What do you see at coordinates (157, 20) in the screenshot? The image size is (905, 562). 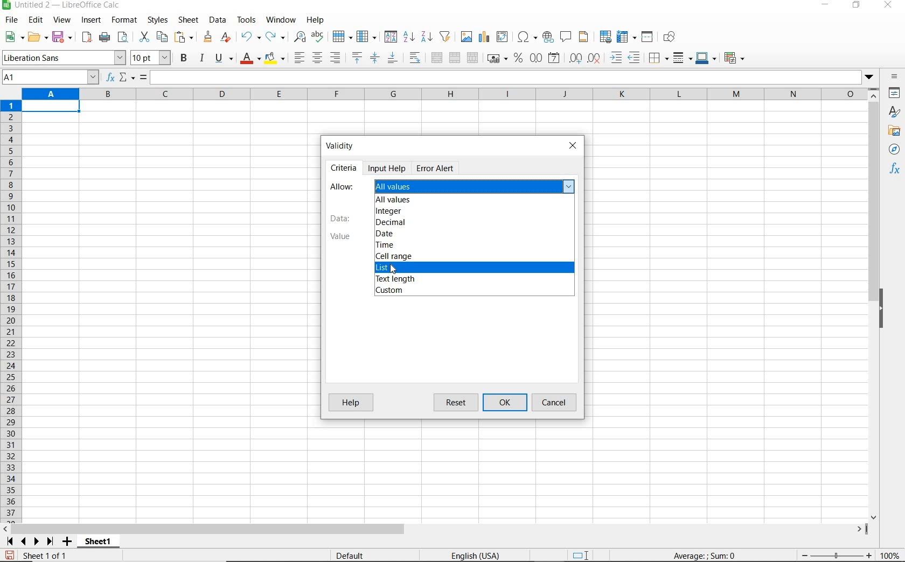 I see `styles` at bounding box center [157, 20].